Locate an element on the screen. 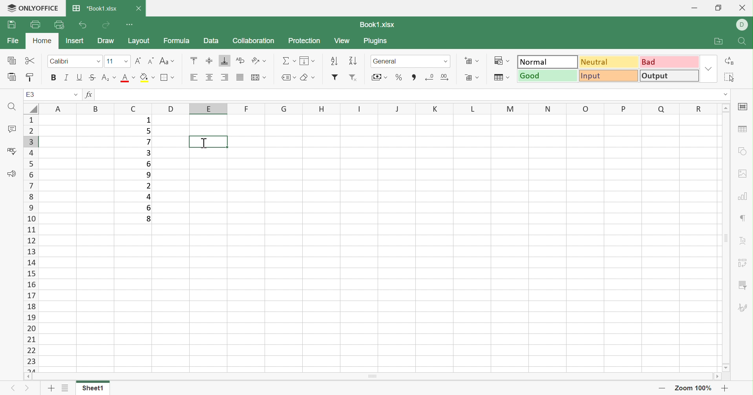 The height and width of the screenshot is (395, 753). Zoom In is located at coordinates (726, 390).